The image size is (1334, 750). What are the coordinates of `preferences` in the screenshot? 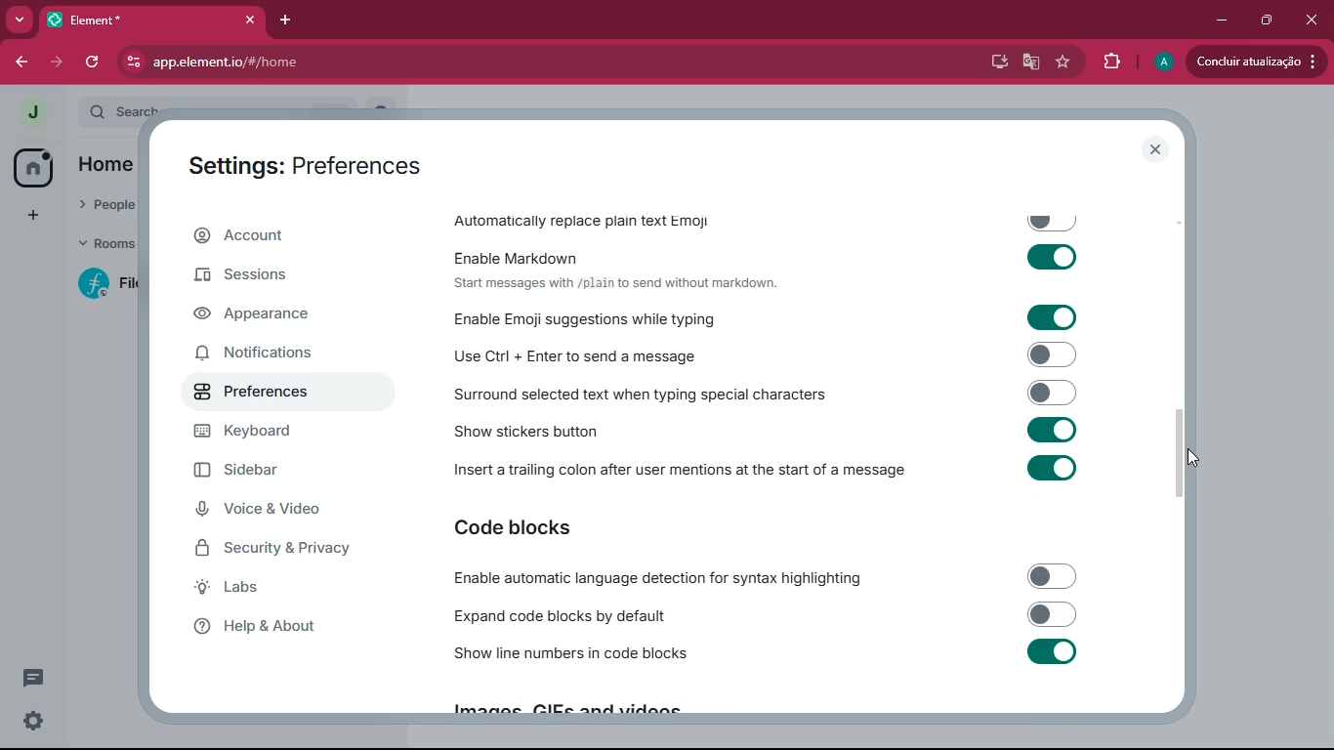 It's located at (285, 395).